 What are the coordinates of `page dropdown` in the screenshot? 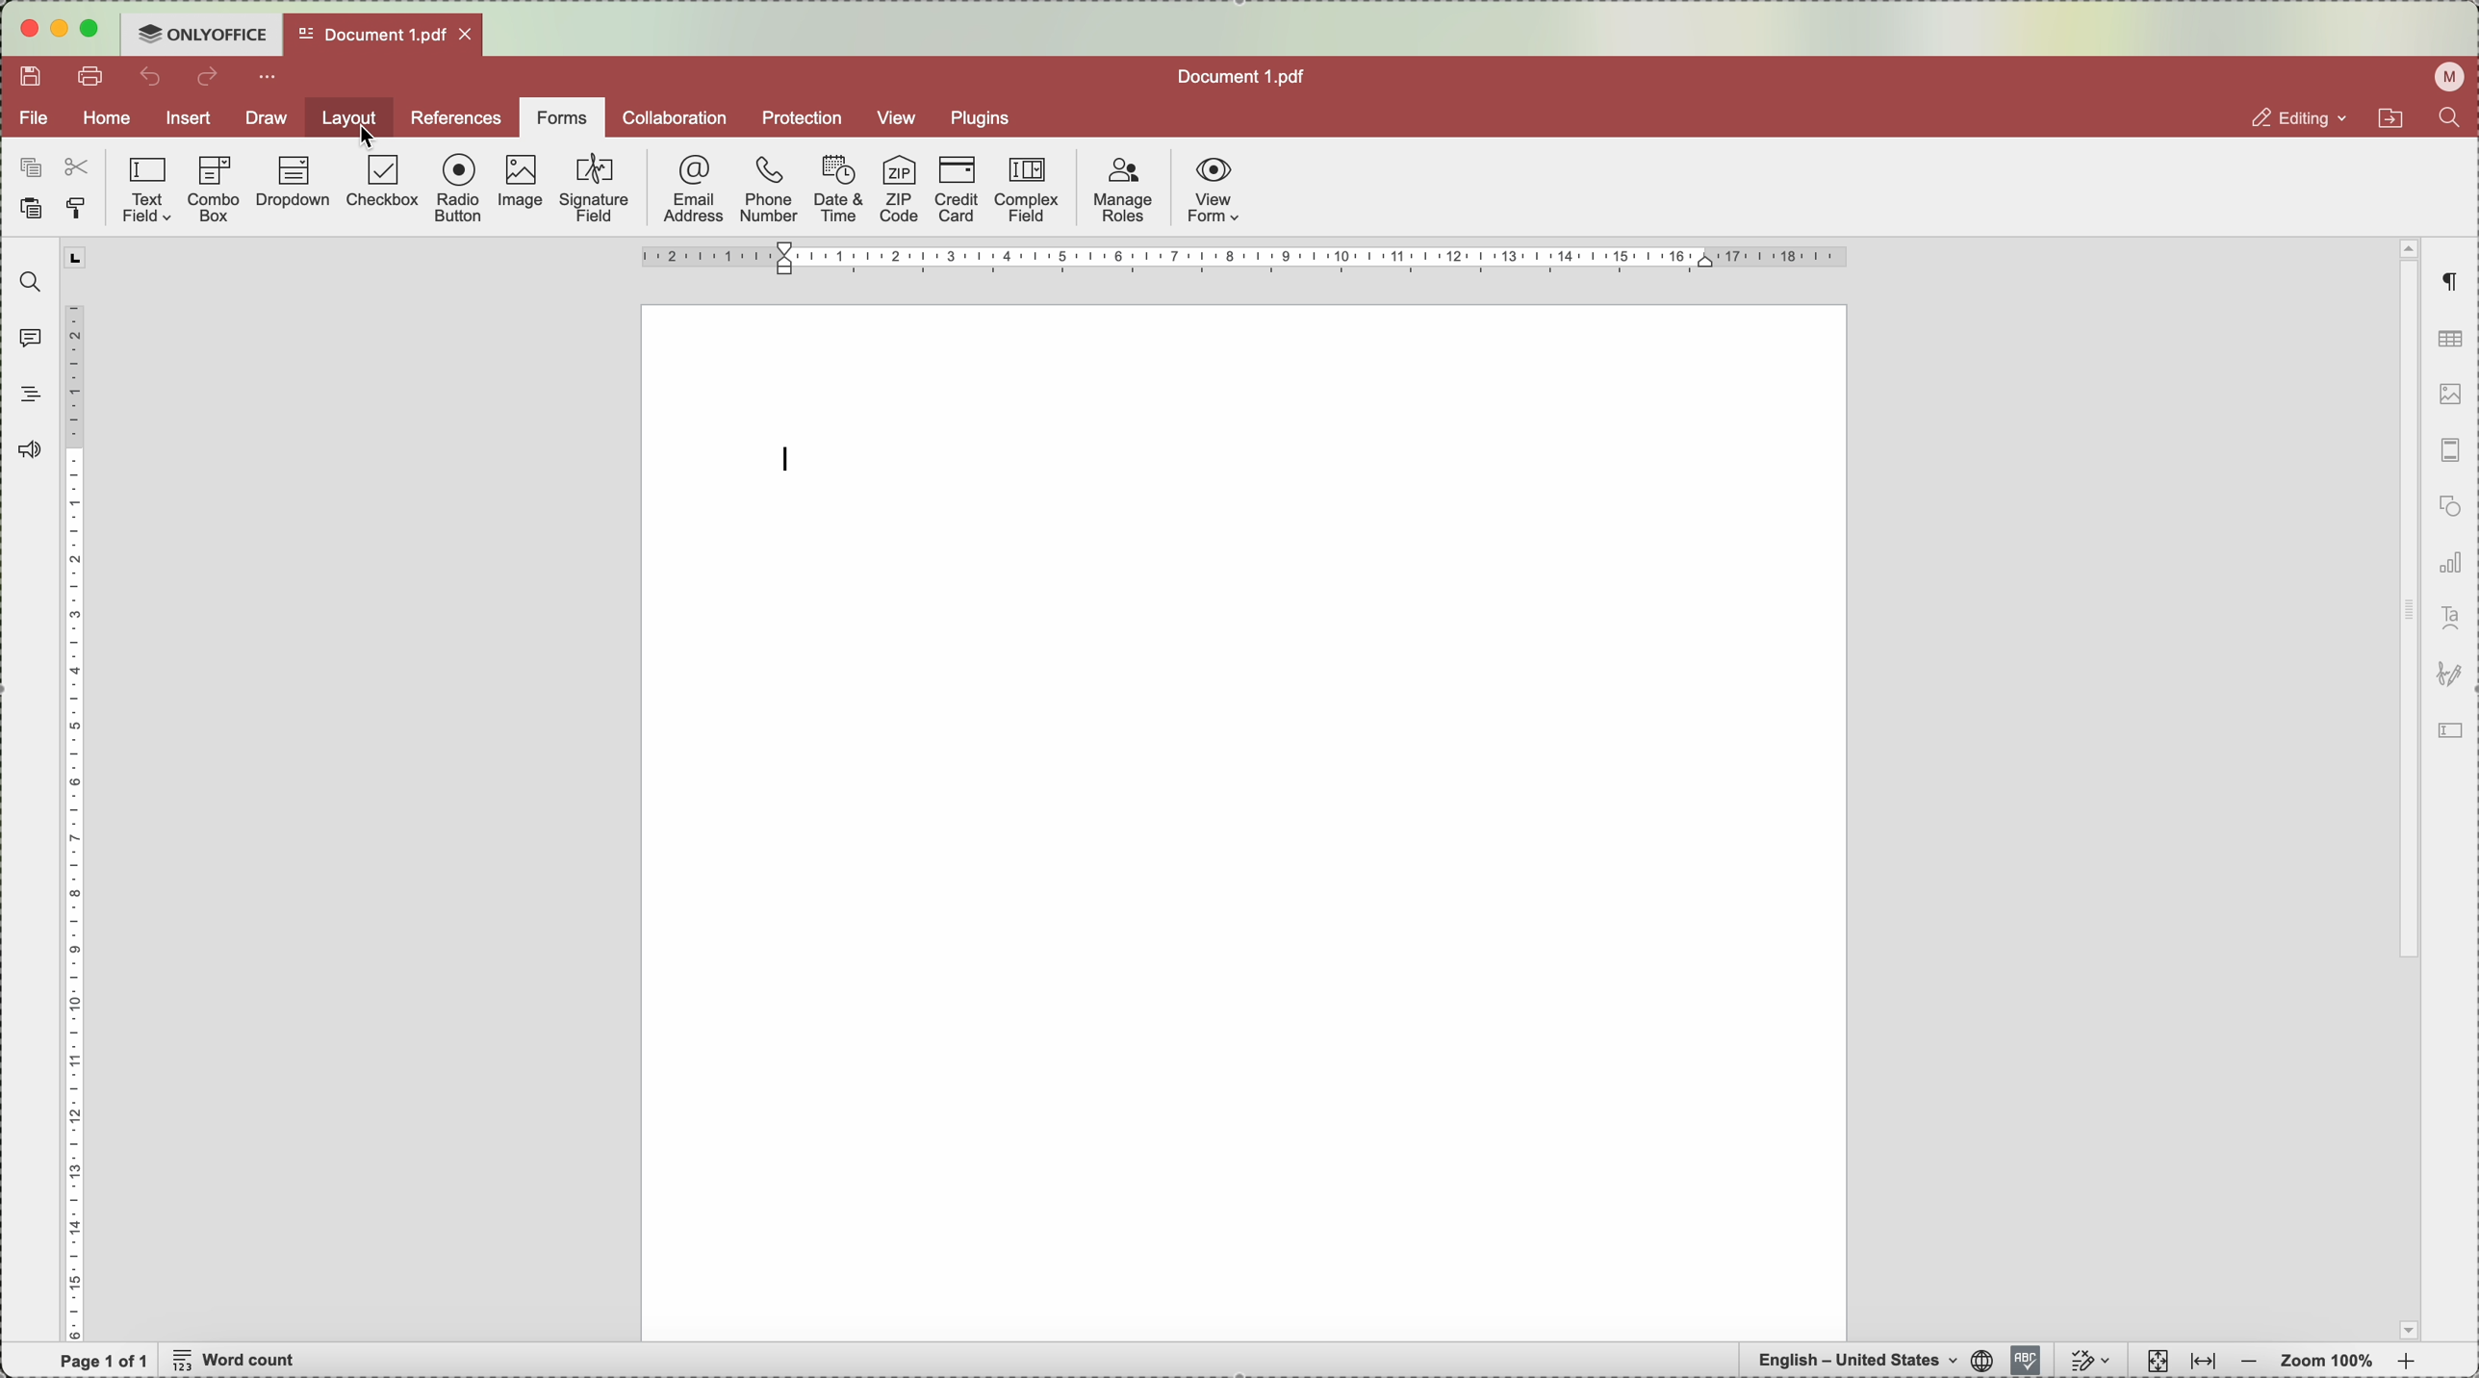 It's located at (2402, 1329).